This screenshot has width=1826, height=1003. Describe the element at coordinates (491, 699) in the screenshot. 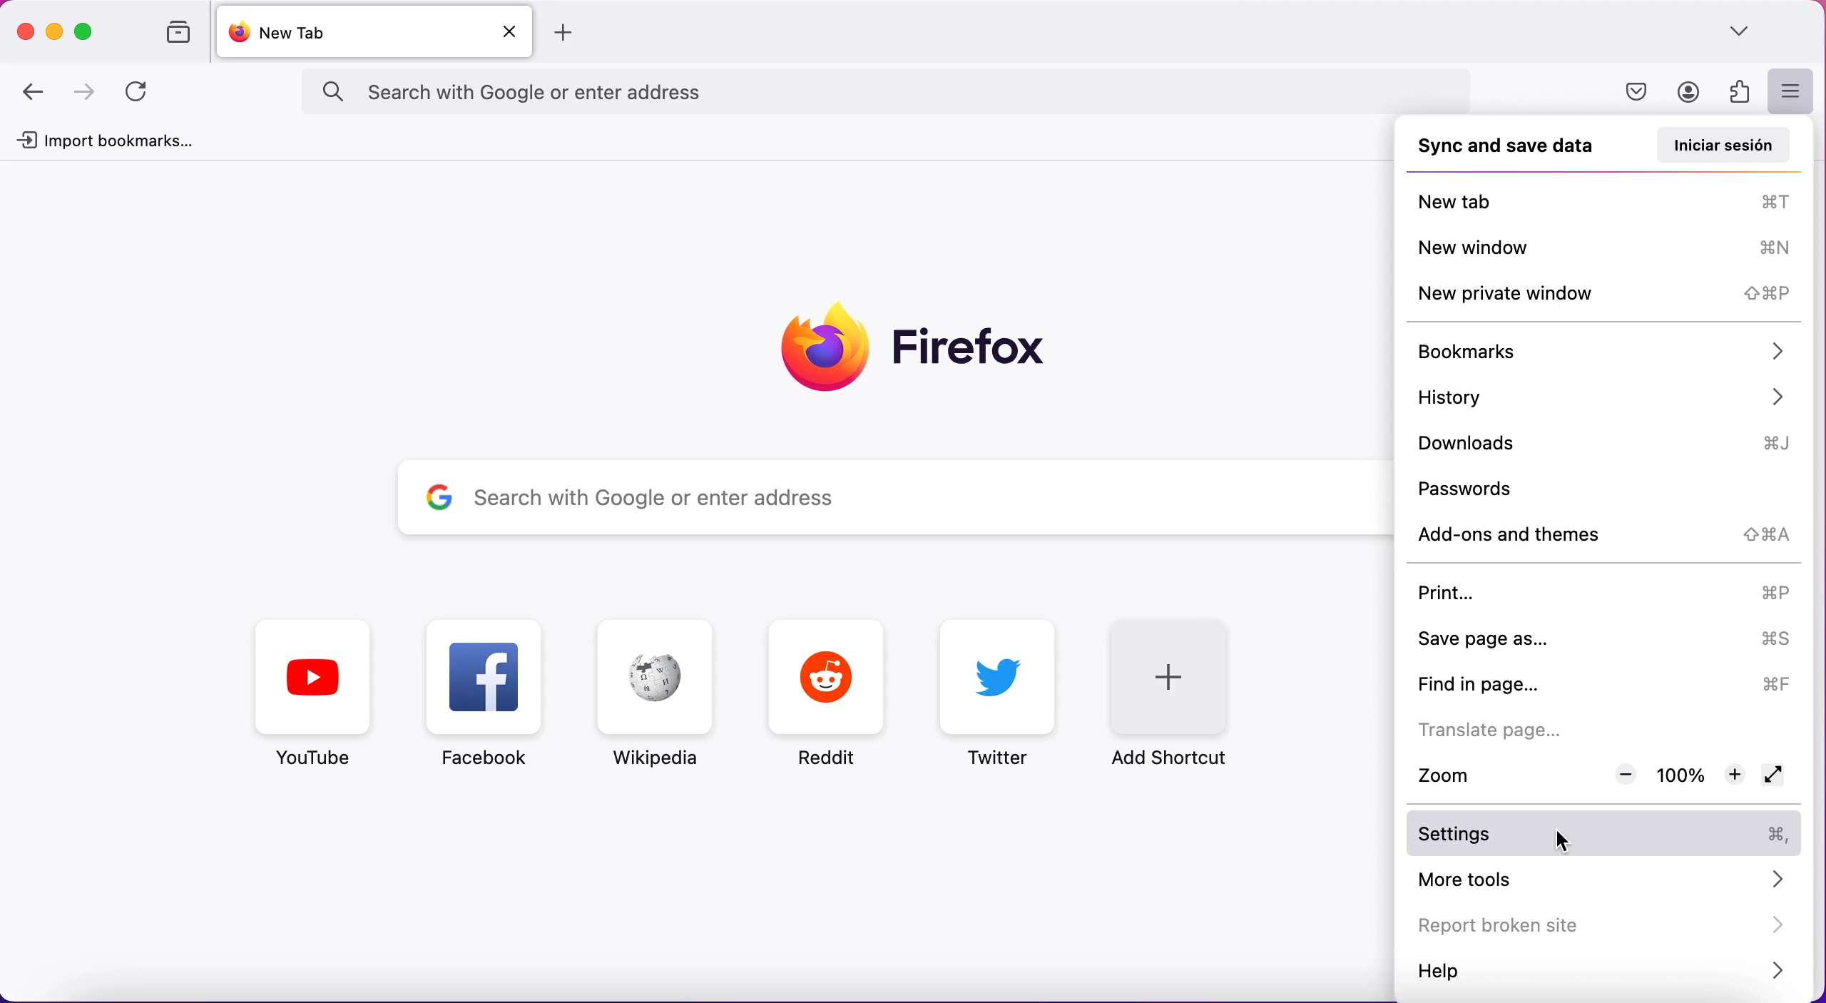

I see `` at that location.